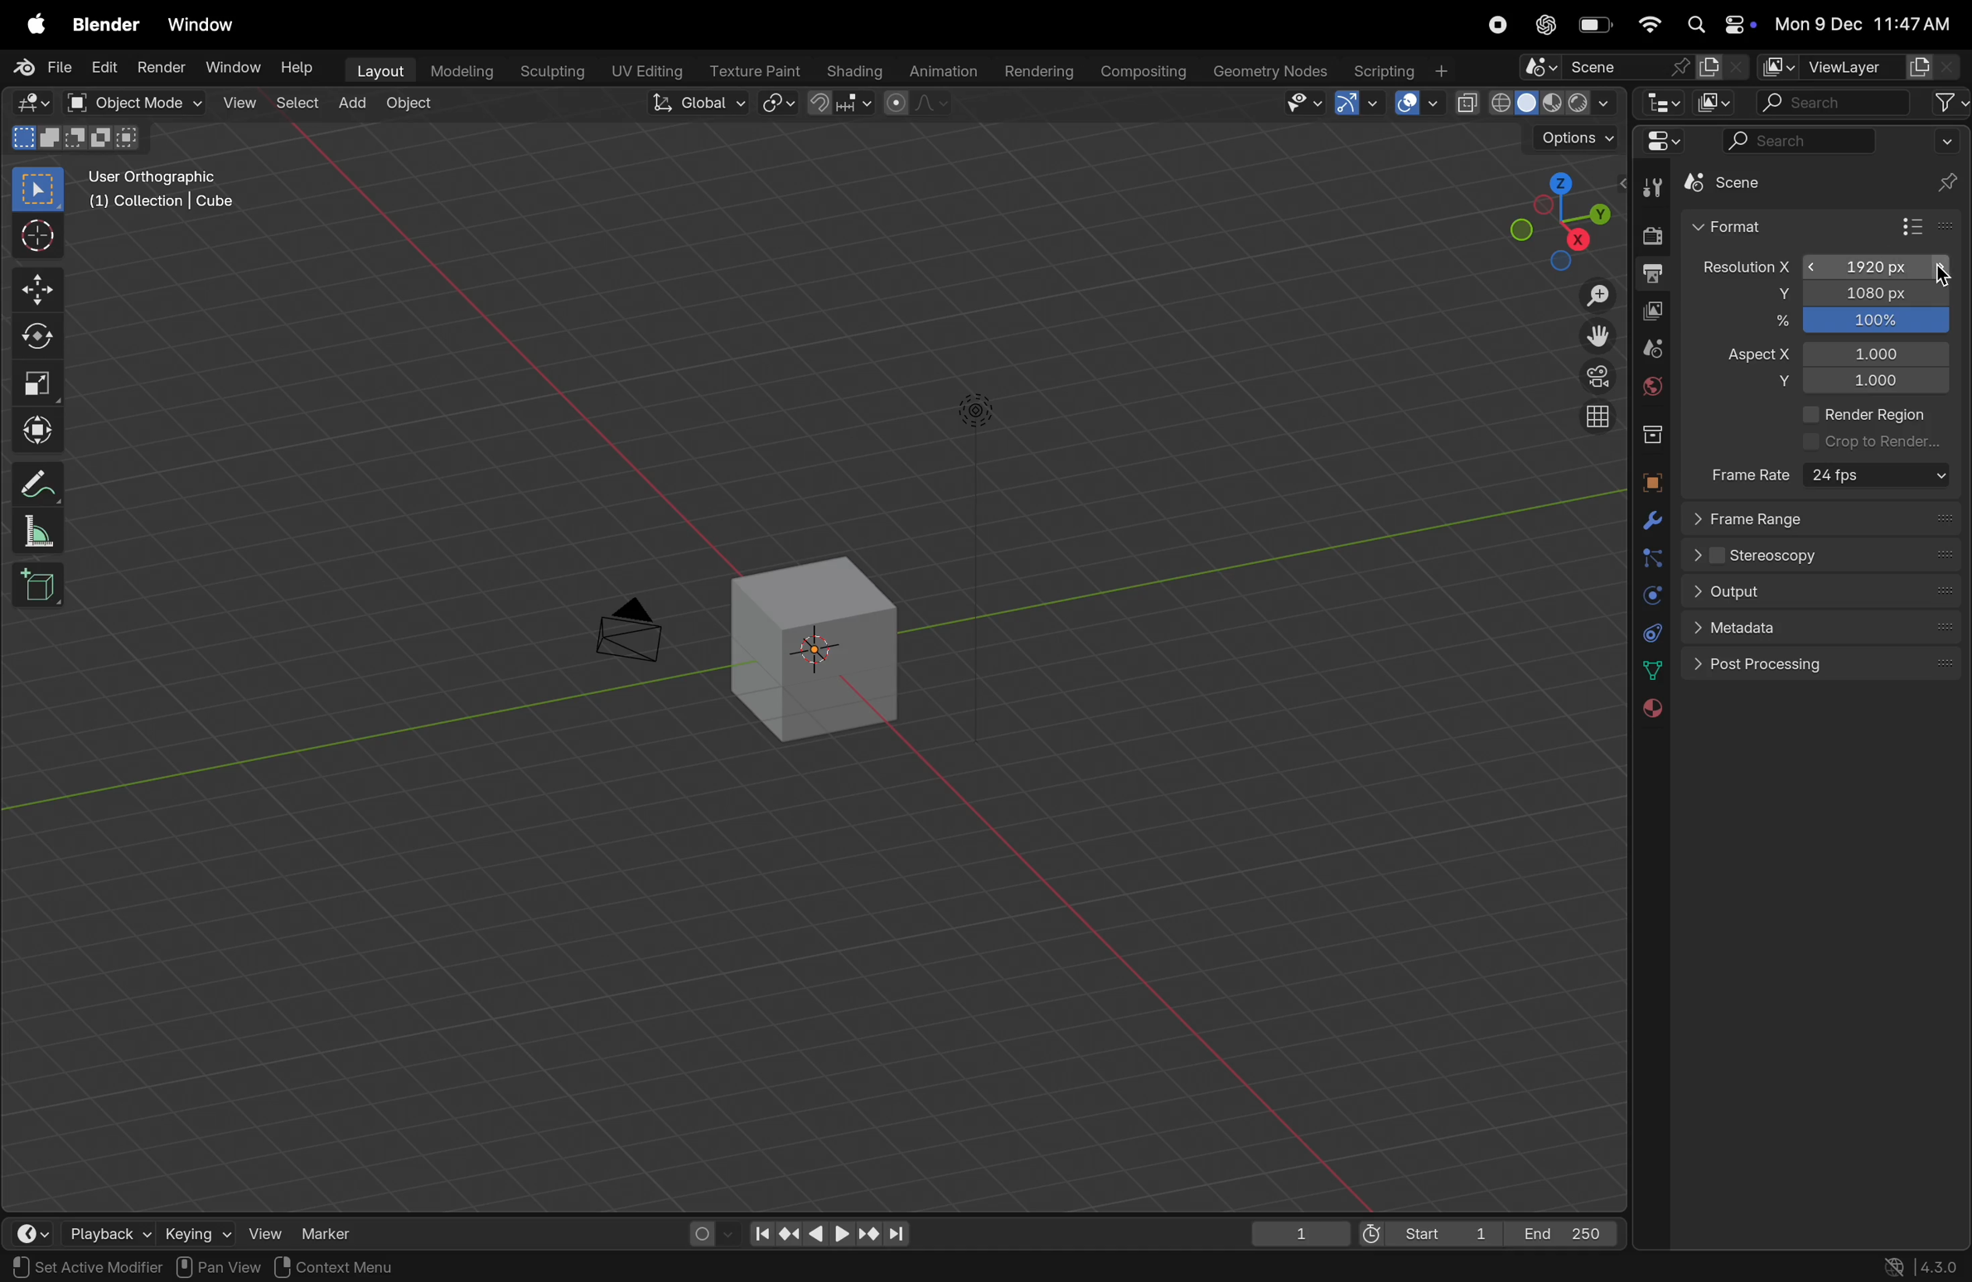 Image resolution: width=1972 pixels, height=1282 pixels. I want to click on proportional editing objects, so click(915, 105).